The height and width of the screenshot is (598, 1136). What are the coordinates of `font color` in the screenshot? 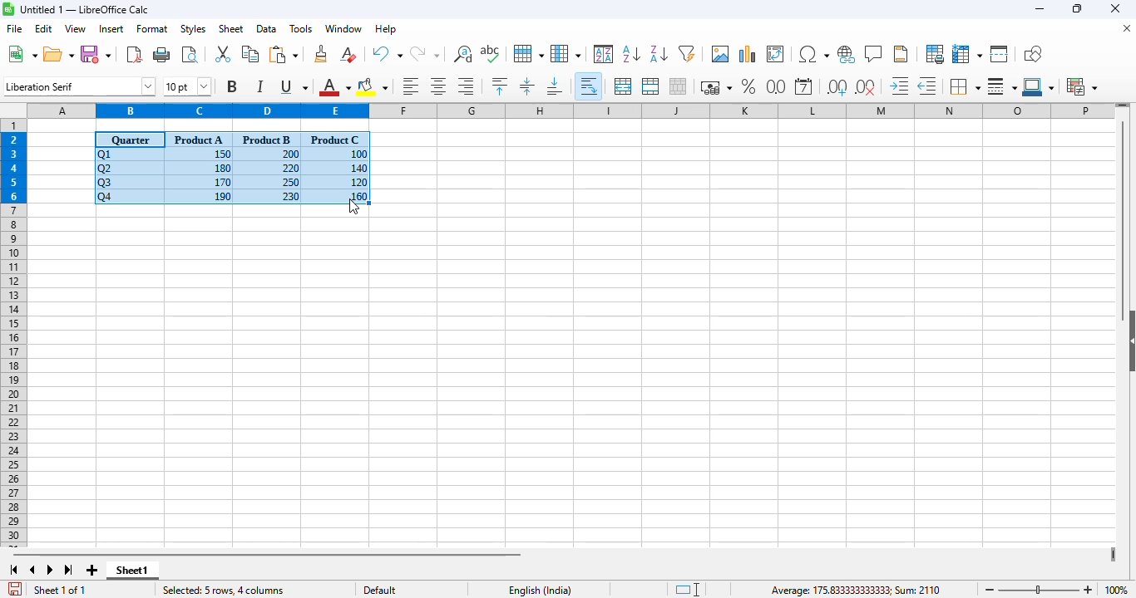 It's located at (334, 86).